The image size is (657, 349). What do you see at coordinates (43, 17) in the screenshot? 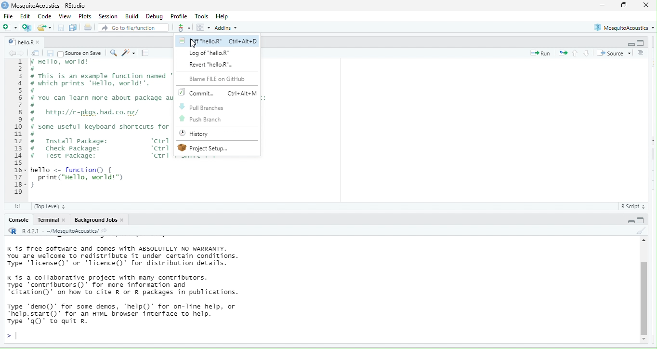
I see `Code` at bounding box center [43, 17].